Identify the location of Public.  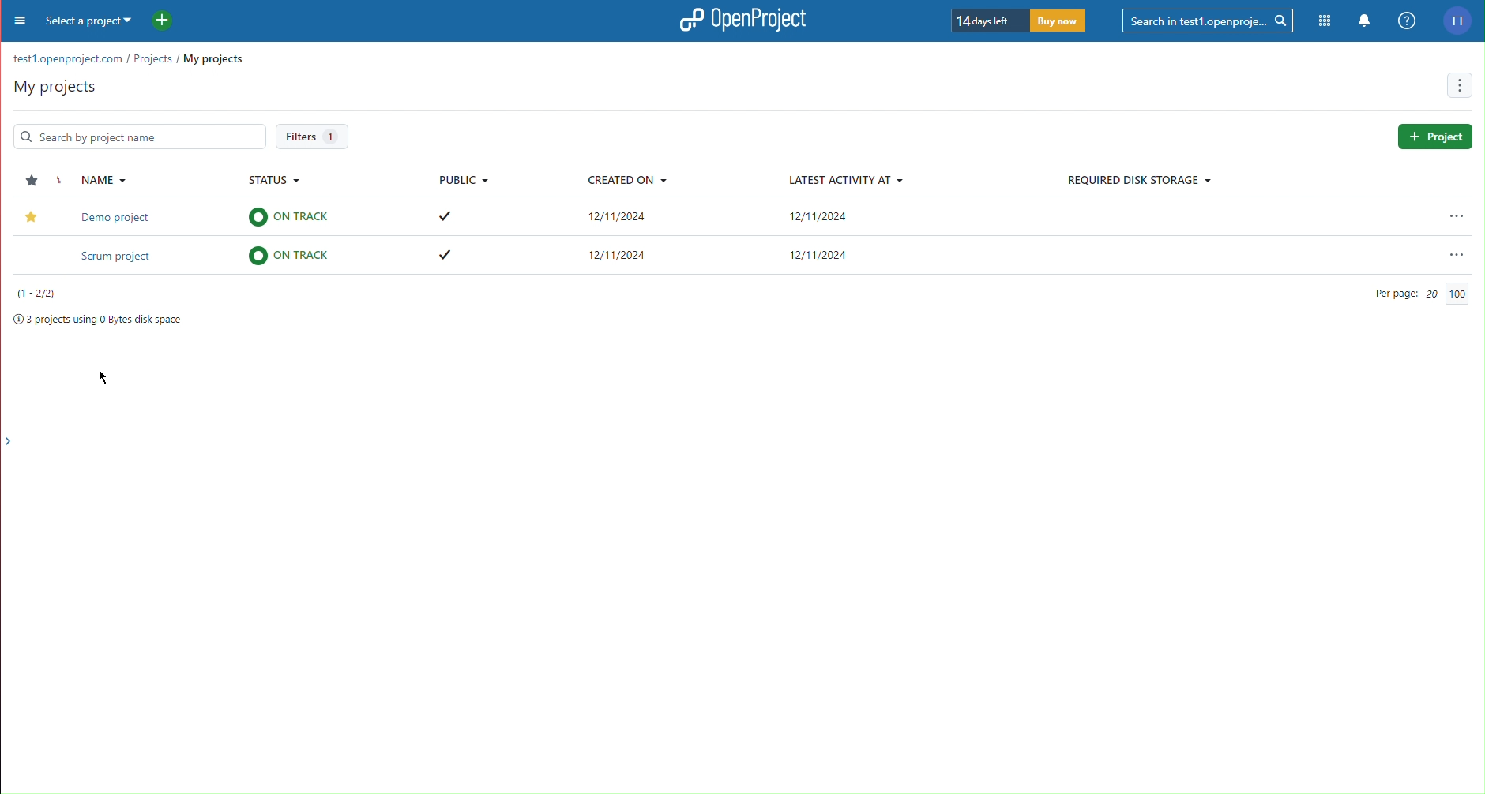
(463, 181).